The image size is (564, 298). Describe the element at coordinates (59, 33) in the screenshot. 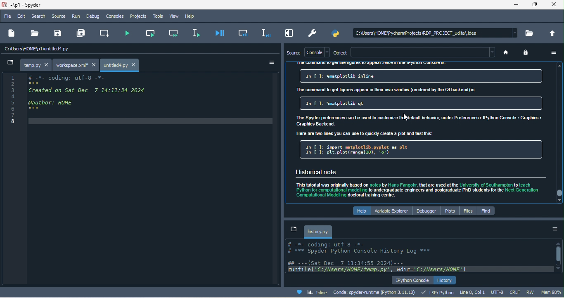

I see `save` at that location.